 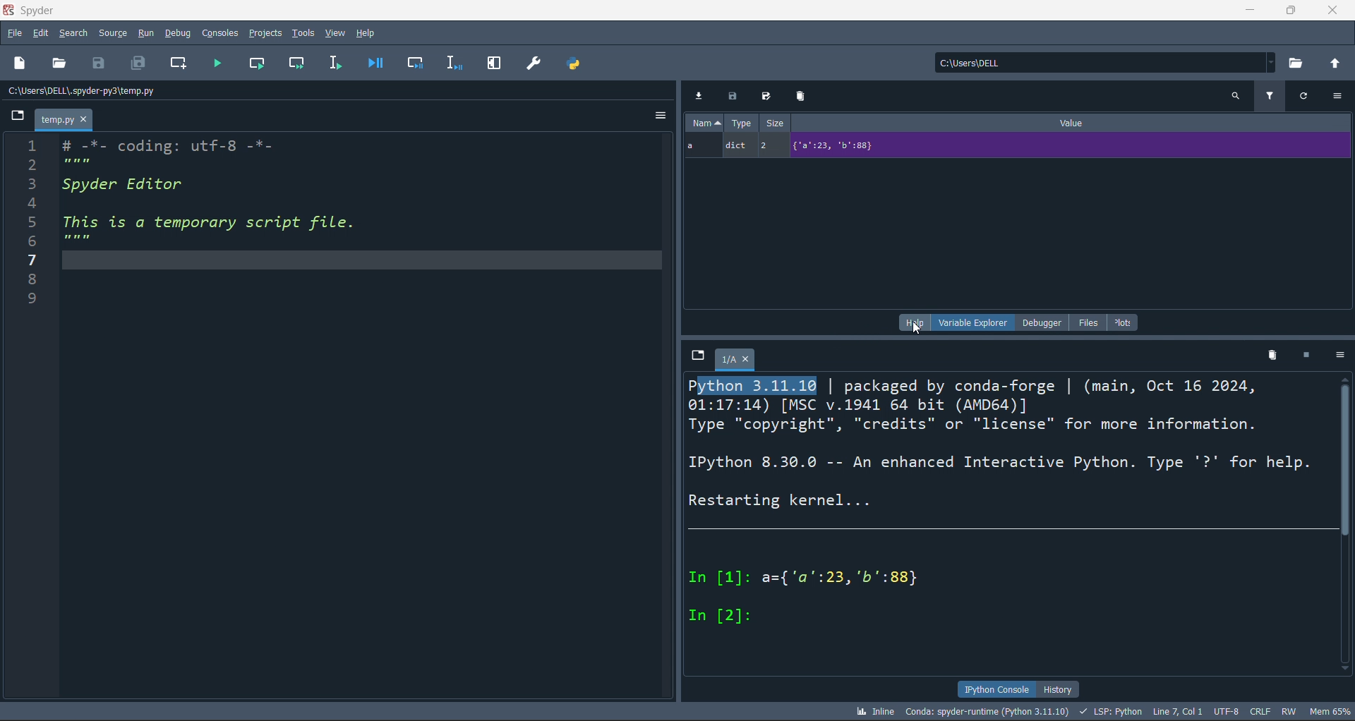 What do you see at coordinates (698, 95) in the screenshot?
I see `import` at bounding box center [698, 95].